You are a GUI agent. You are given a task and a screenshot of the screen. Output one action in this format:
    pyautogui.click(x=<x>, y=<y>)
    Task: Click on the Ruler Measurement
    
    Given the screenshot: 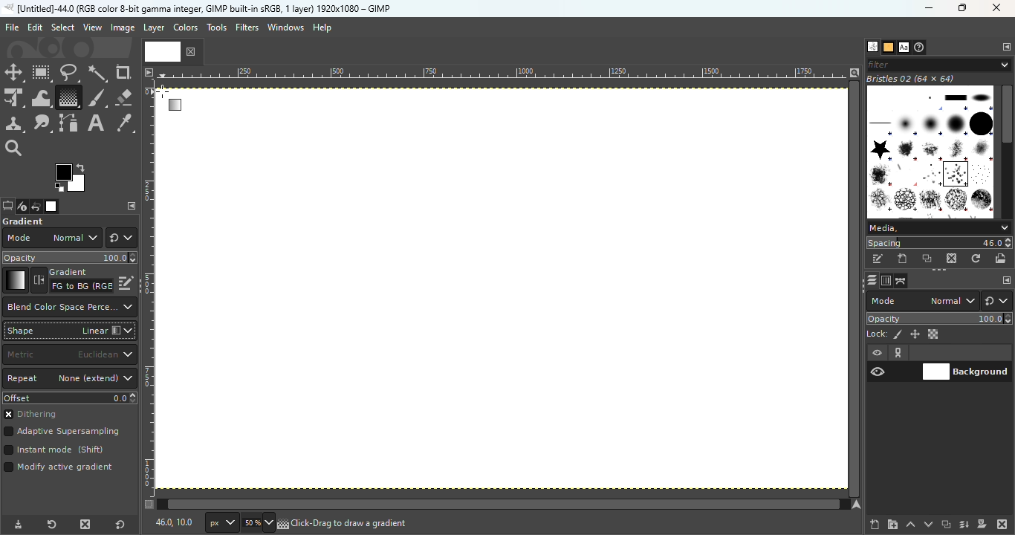 What is the action you would take?
    pyautogui.click(x=503, y=72)
    